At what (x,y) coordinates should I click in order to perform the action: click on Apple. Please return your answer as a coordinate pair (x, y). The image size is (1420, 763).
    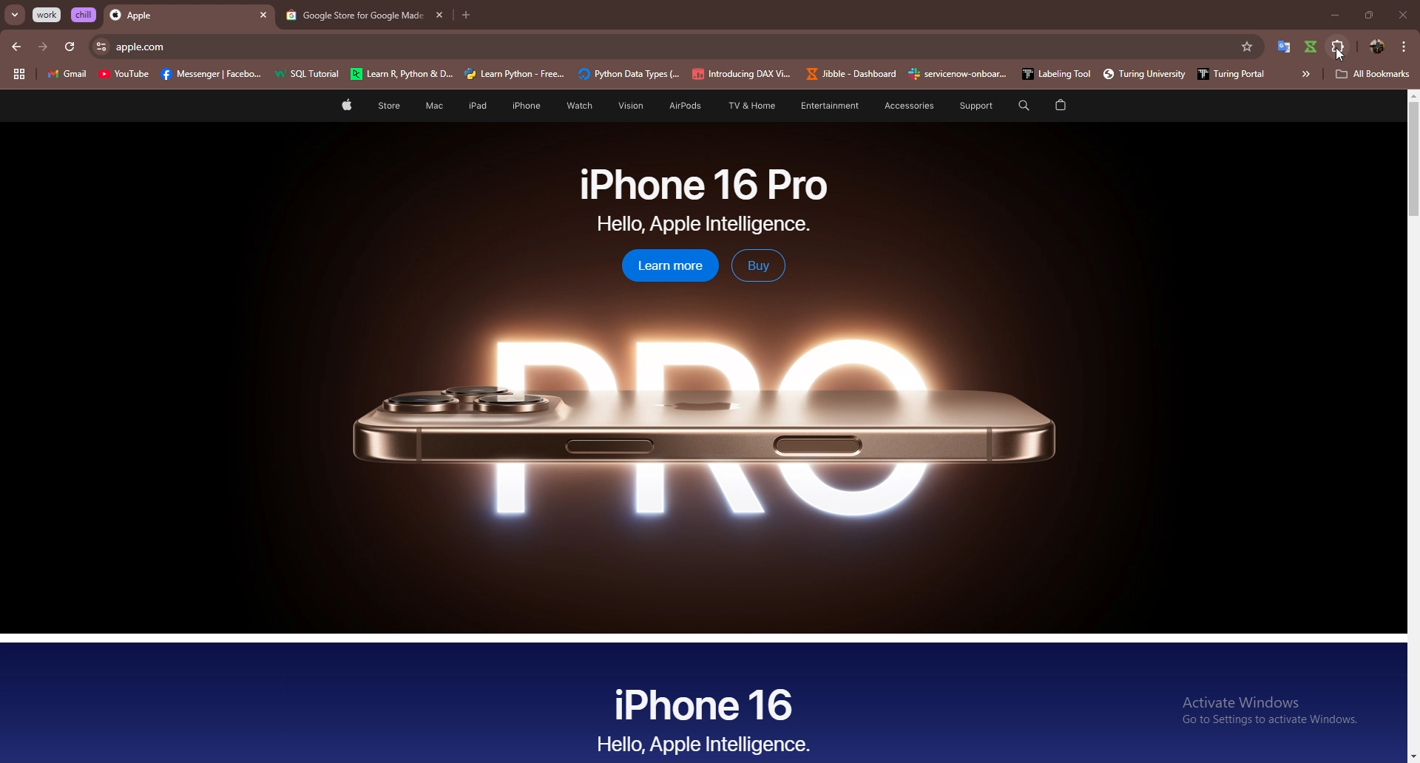
    Looking at the image, I should click on (175, 16).